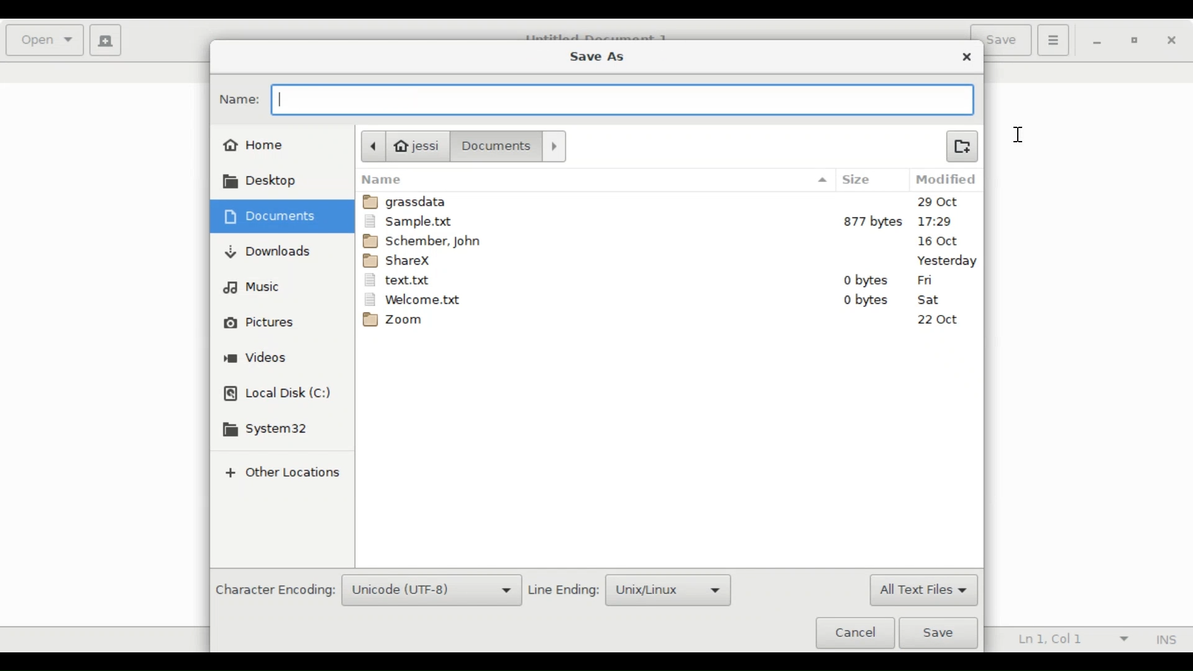  Describe the element at coordinates (1069, 640) in the screenshot. I see `Ln 1, Col 1` at that location.